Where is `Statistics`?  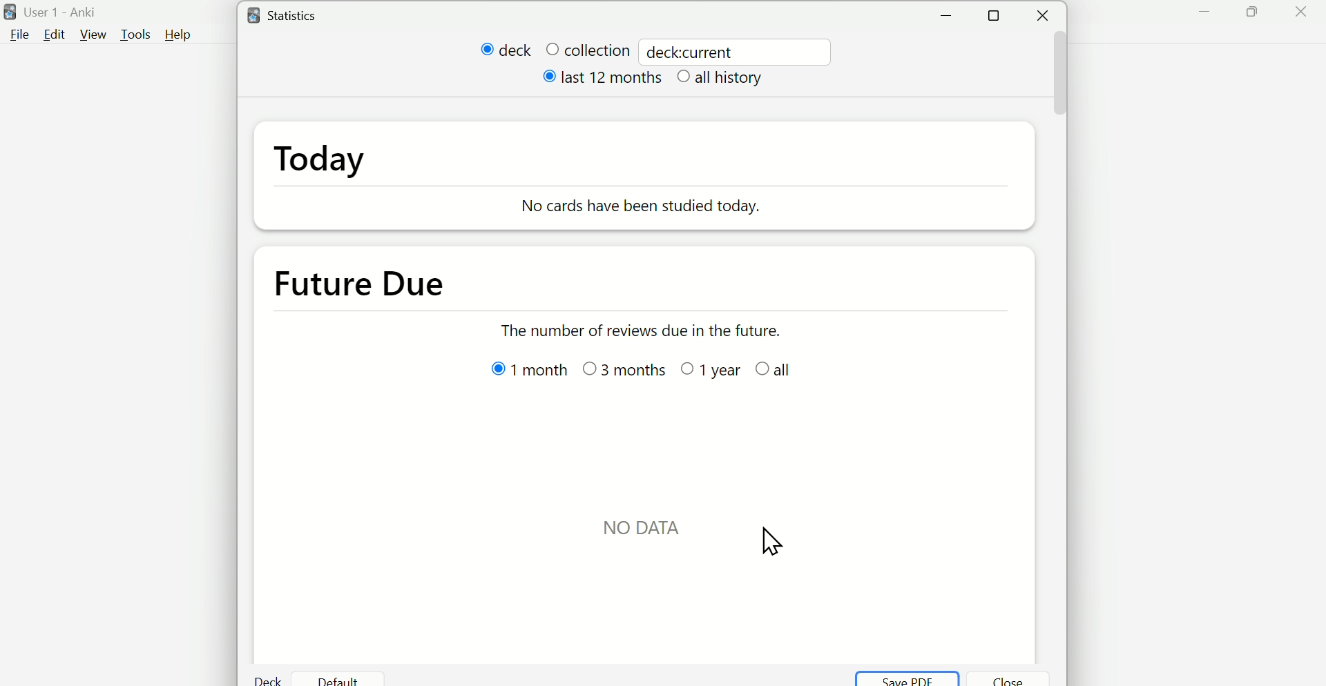 Statistics is located at coordinates (286, 15).